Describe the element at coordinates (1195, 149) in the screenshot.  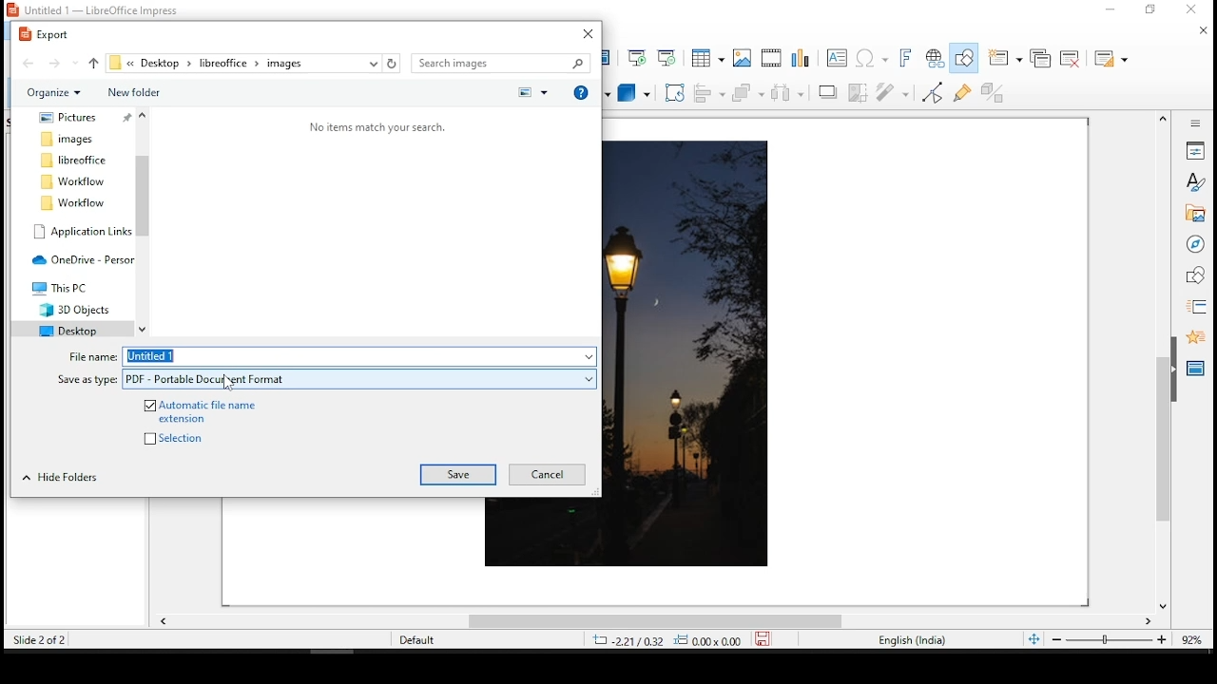
I see `properties ` at that location.